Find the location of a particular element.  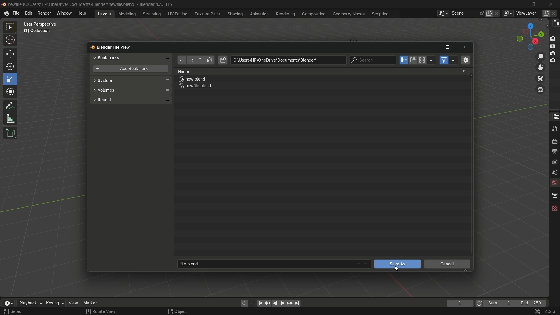

scene is located at coordinates (554, 172).